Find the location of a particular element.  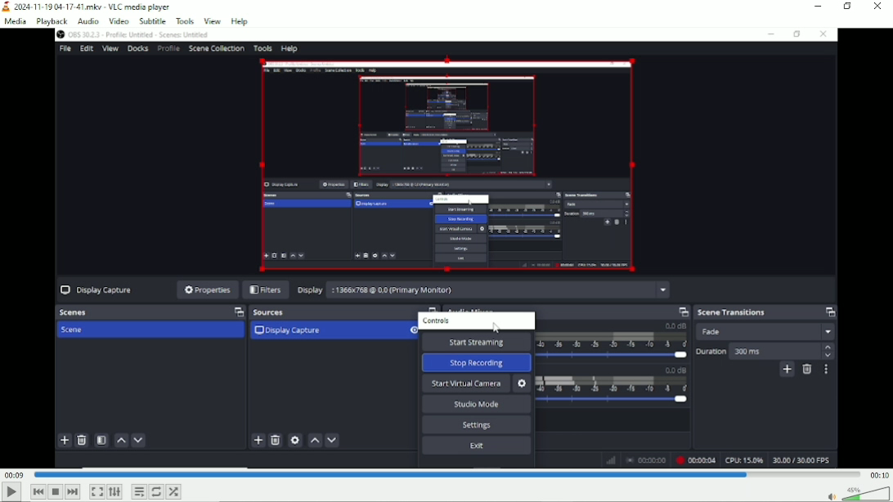

Media is located at coordinates (14, 21).